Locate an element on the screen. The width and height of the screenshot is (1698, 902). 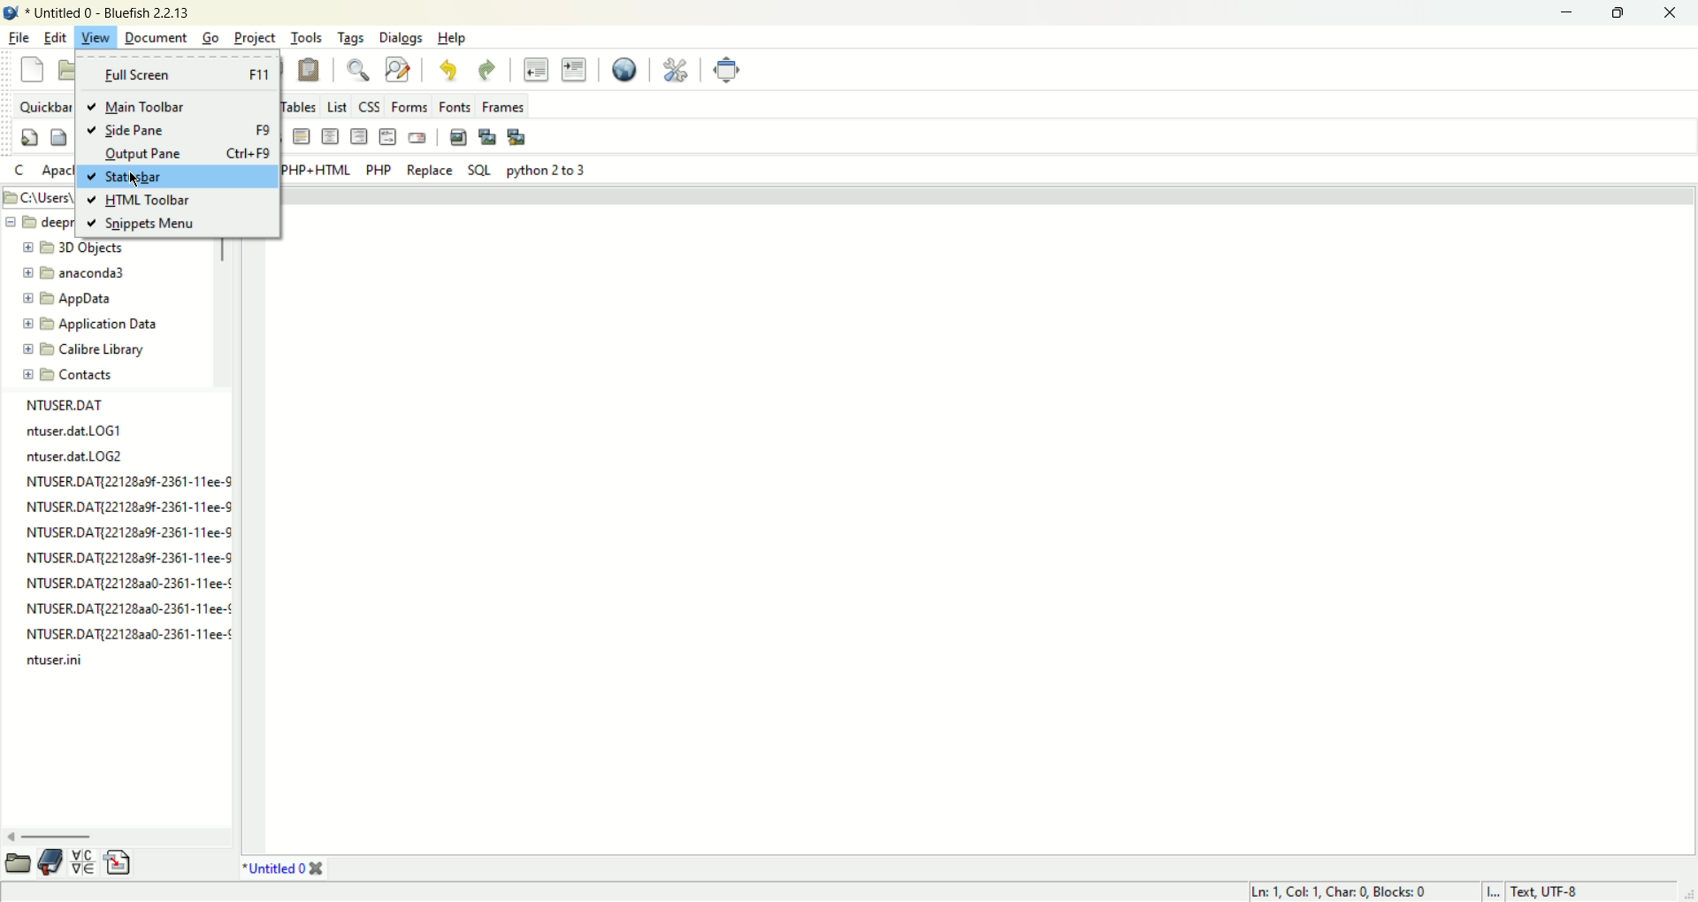
dialogs is located at coordinates (399, 37).